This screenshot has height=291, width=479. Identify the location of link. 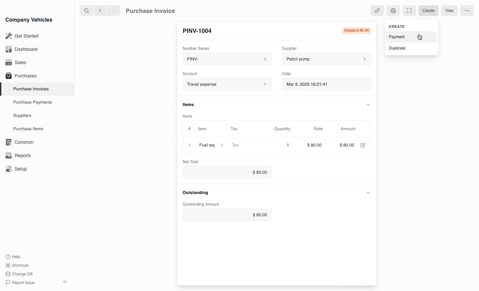
(377, 10).